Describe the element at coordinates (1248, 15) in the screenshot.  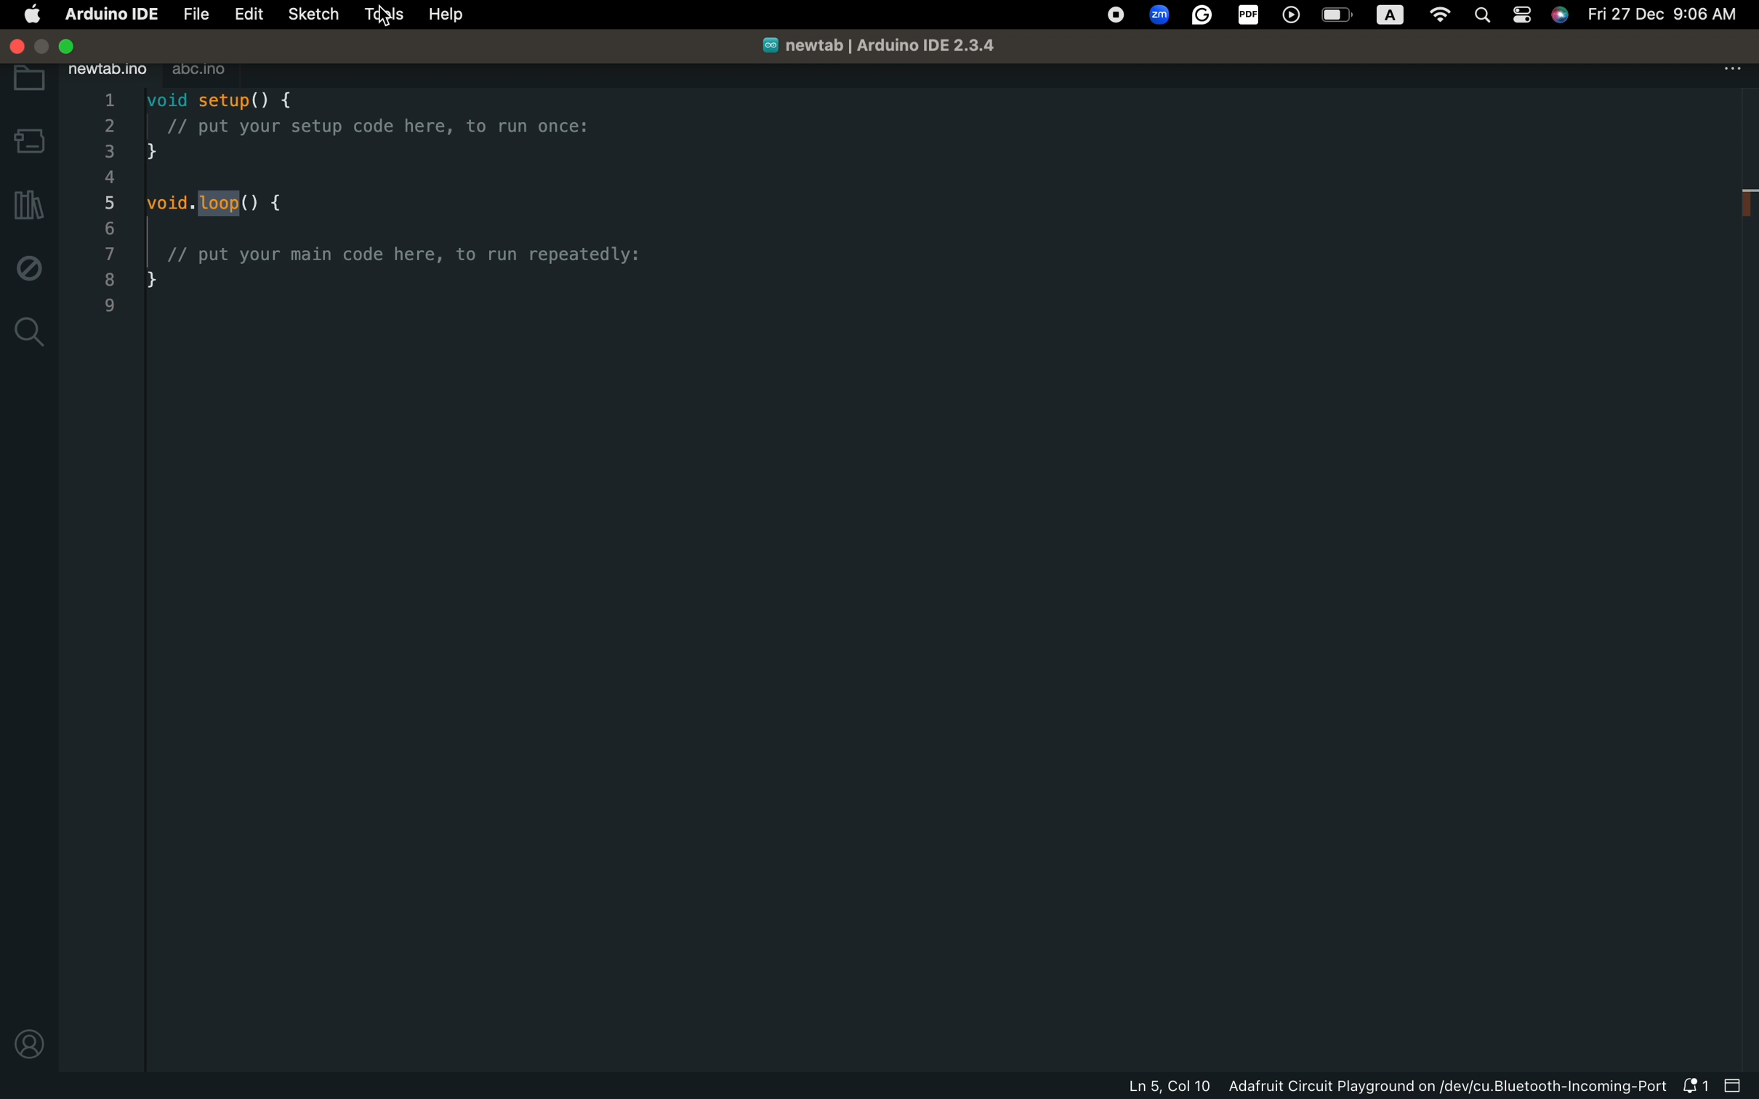
I see `PDF` at that location.